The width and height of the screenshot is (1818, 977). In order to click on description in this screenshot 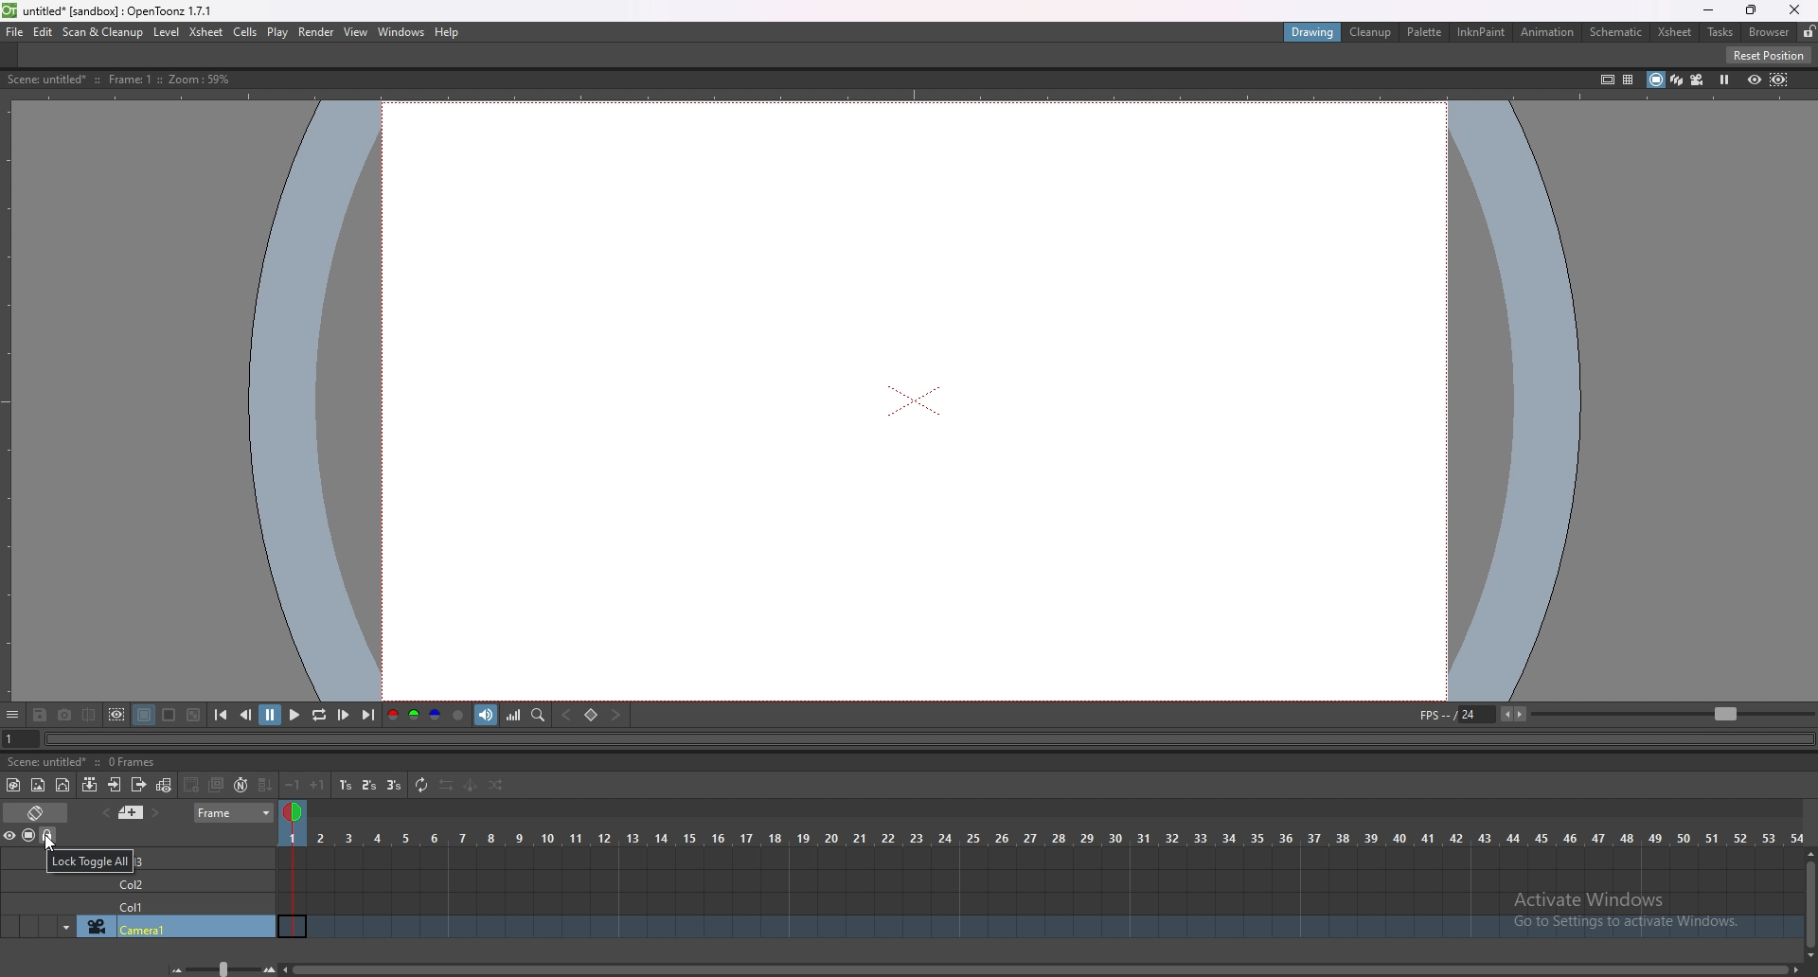, I will do `click(85, 762)`.